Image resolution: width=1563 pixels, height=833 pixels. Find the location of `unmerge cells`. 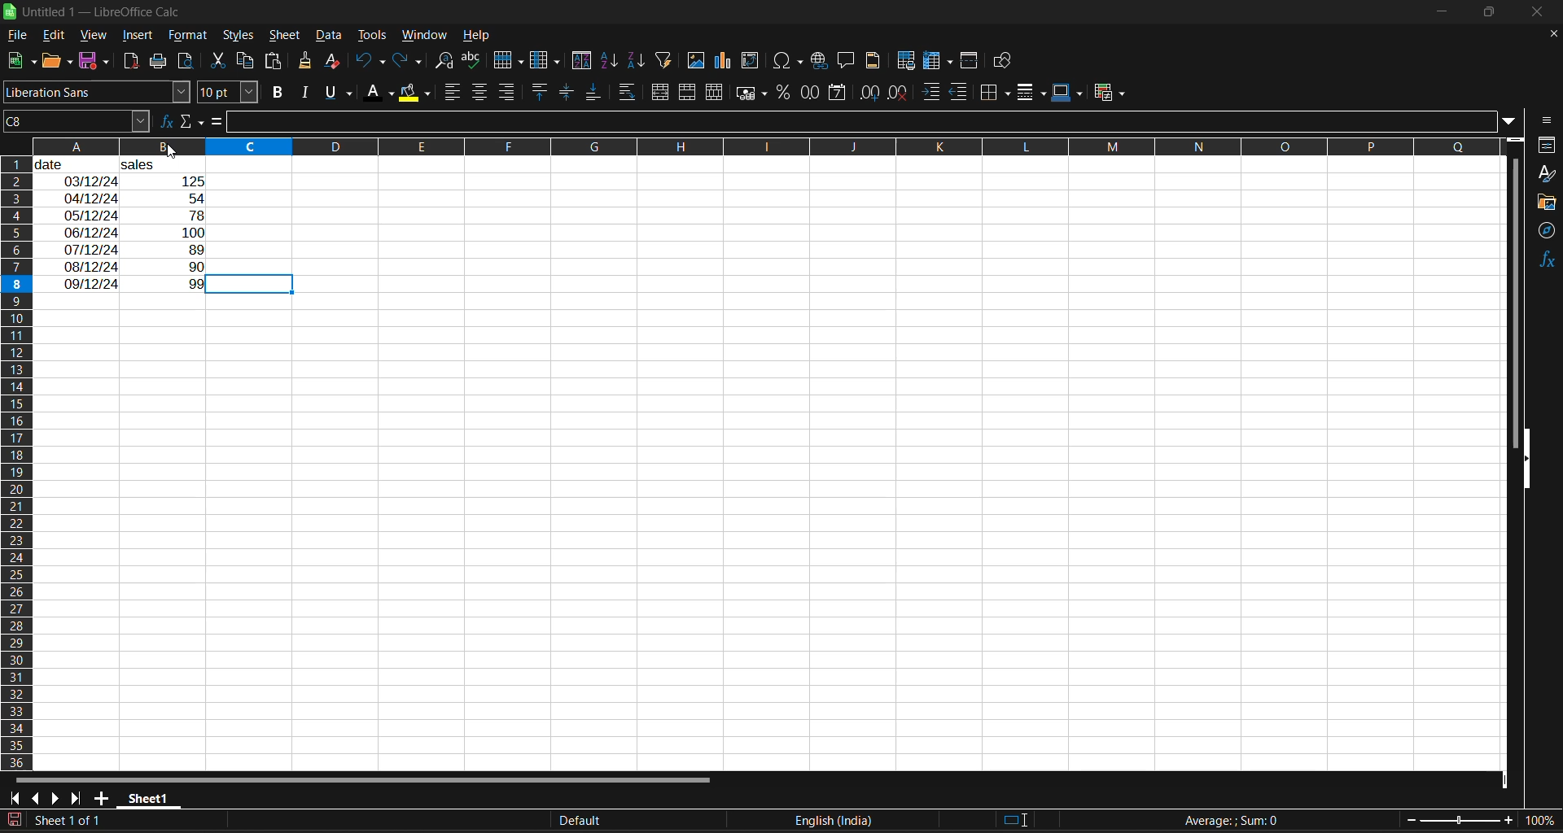

unmerge cells is located at coordinates (714, 94).